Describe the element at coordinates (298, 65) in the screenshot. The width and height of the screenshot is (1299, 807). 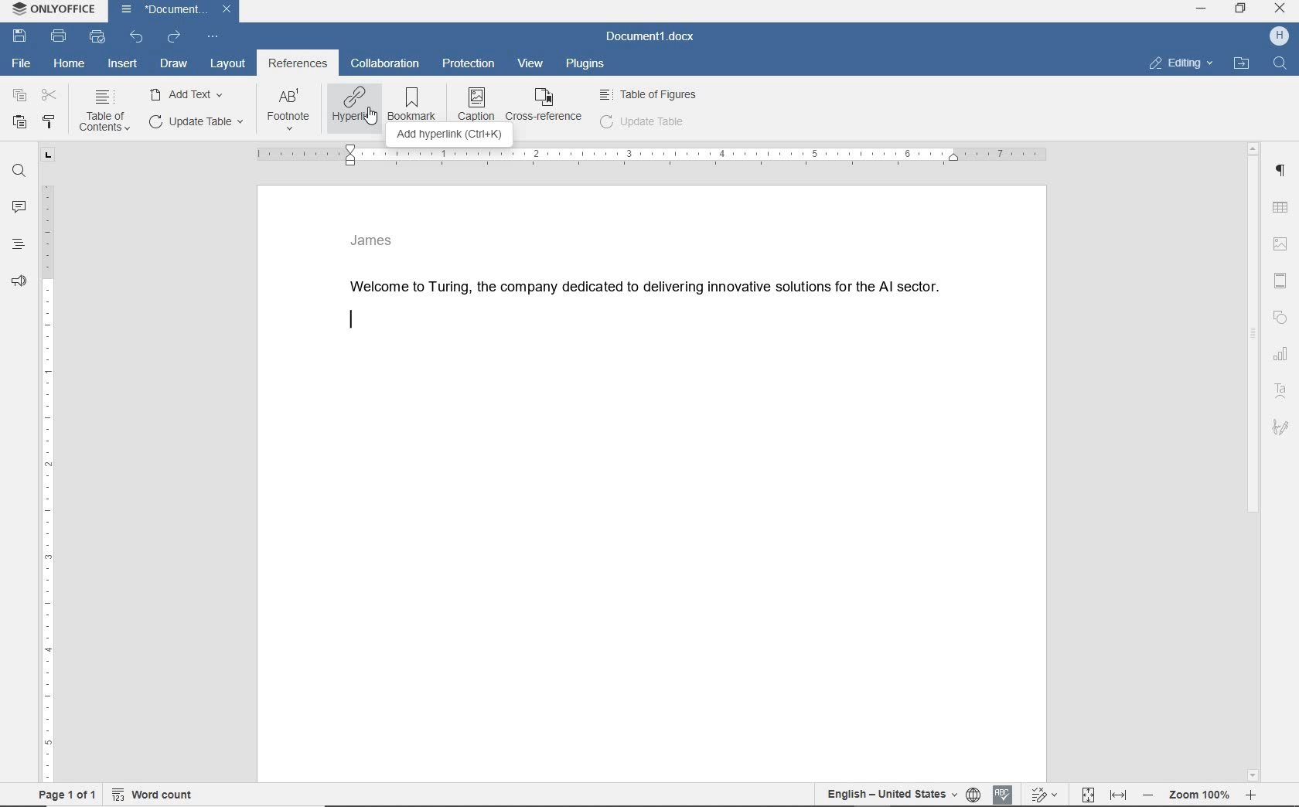
I see `references` at that location.